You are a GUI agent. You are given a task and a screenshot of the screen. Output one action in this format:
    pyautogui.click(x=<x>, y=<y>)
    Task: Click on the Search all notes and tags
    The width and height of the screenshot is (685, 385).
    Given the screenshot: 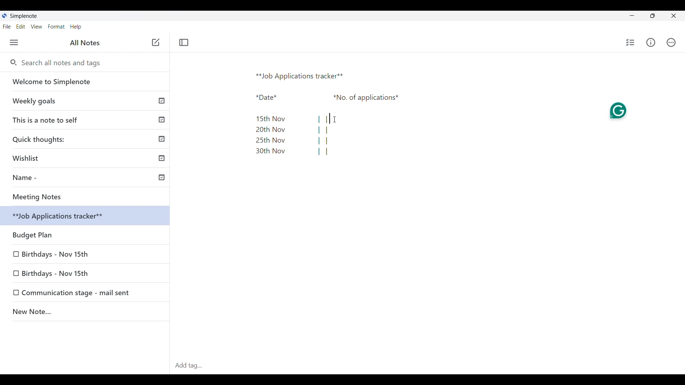 What is the action you would take?
    pyautogui.click(x=64, y=63)
    